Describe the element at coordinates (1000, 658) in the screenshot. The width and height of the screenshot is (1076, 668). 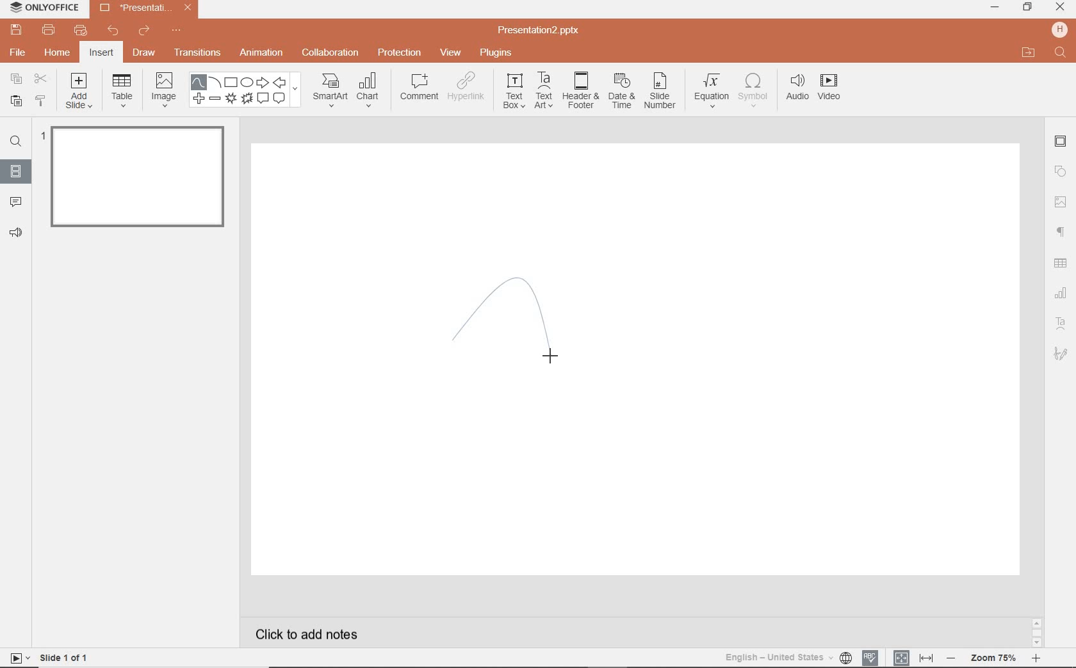
I see `ZOOM` at that location.